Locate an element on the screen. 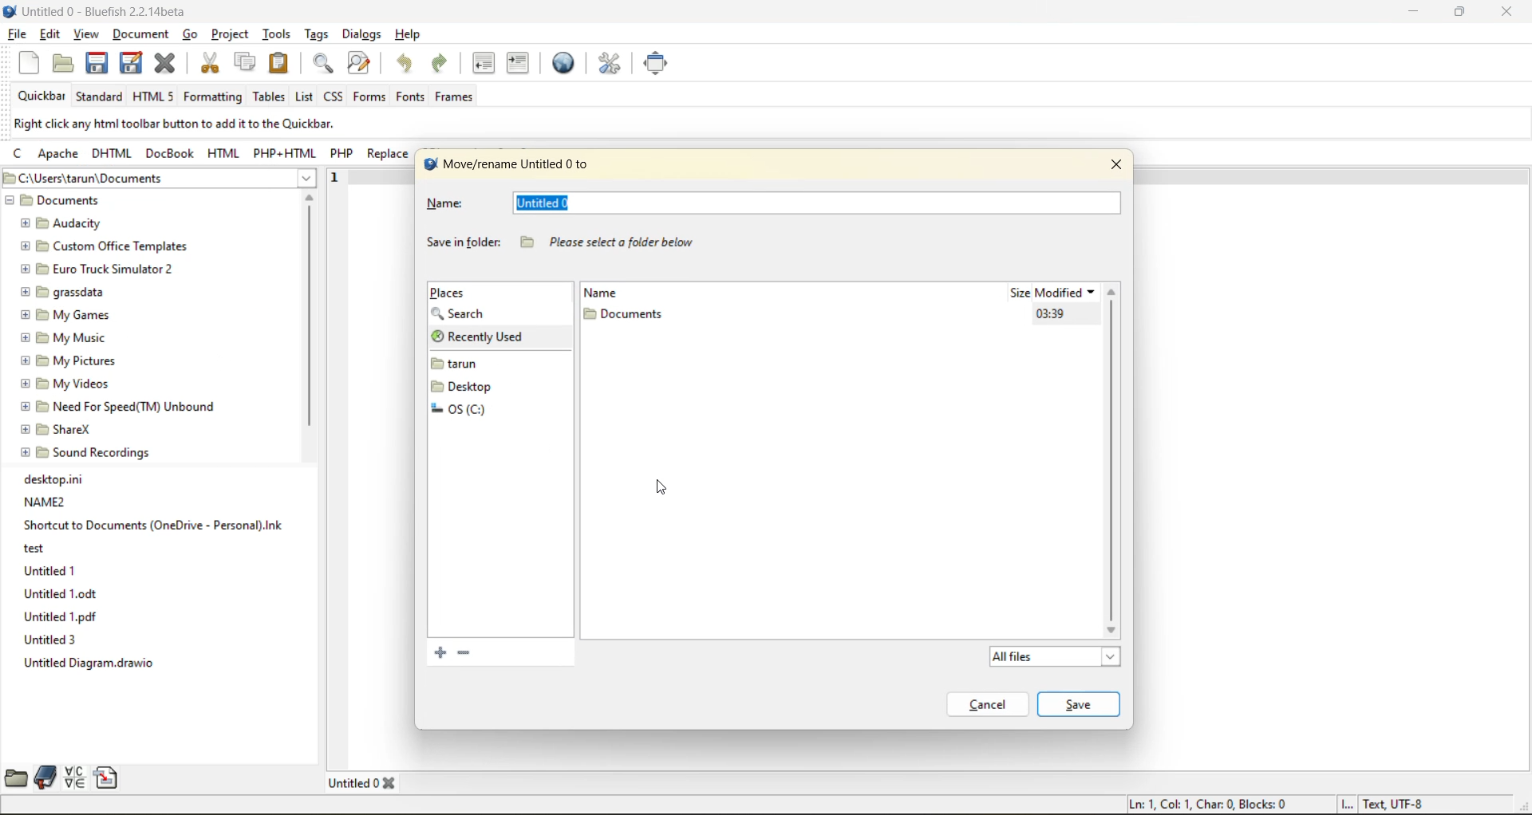 Image resolution: width=1532 pixels, height=815 pixels. cancel is located at coordinates (992, 704).